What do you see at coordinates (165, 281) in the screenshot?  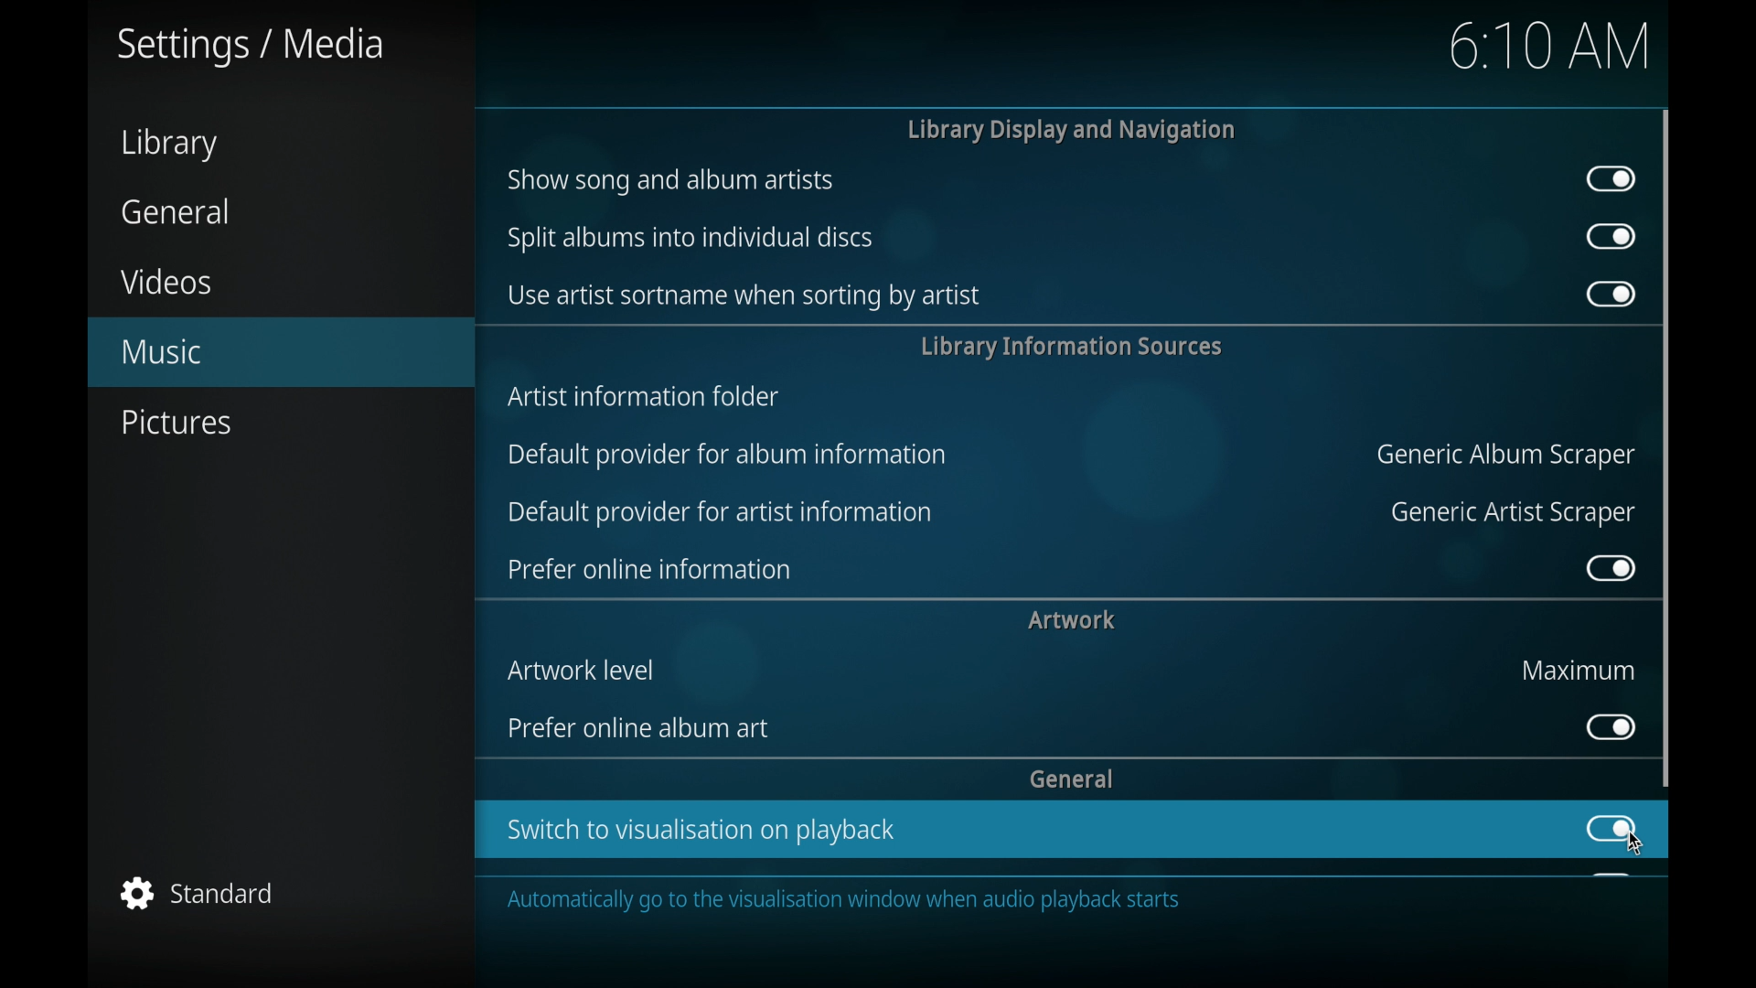 I see `videos` at bounding box center [165, 281].